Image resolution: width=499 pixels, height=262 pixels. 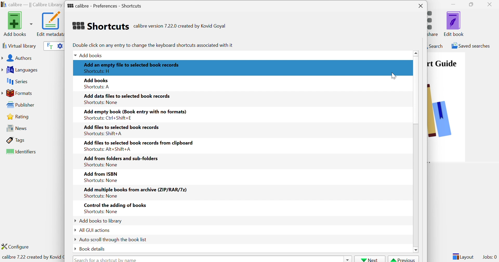 I want to click on Cursor, so click(x=394, y=75).